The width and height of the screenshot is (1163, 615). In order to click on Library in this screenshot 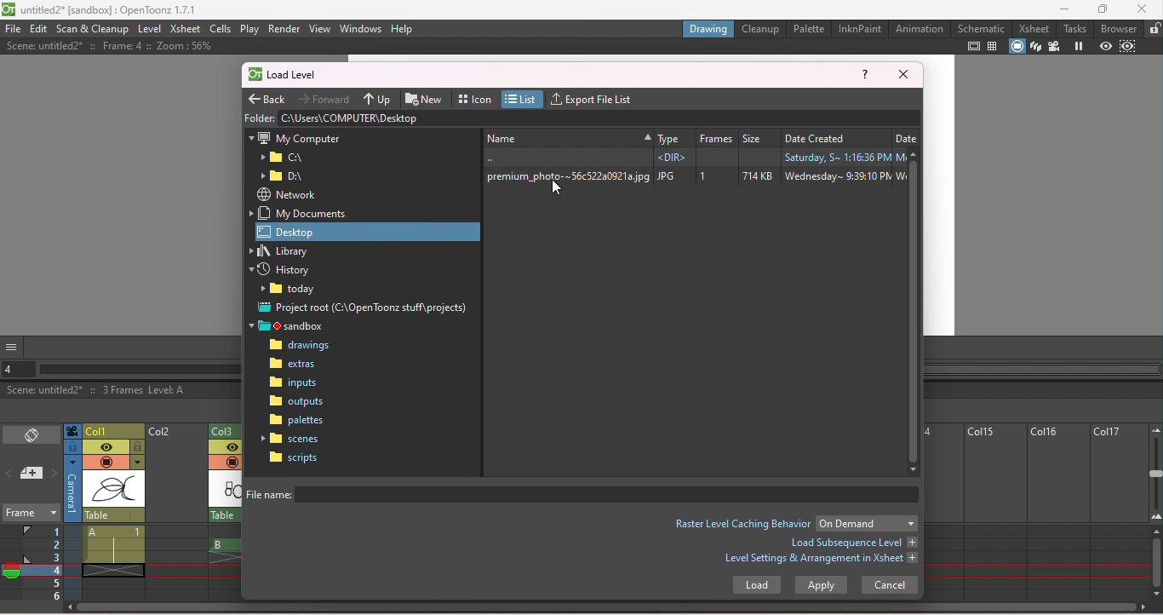, I will do `click(289, 251)`.